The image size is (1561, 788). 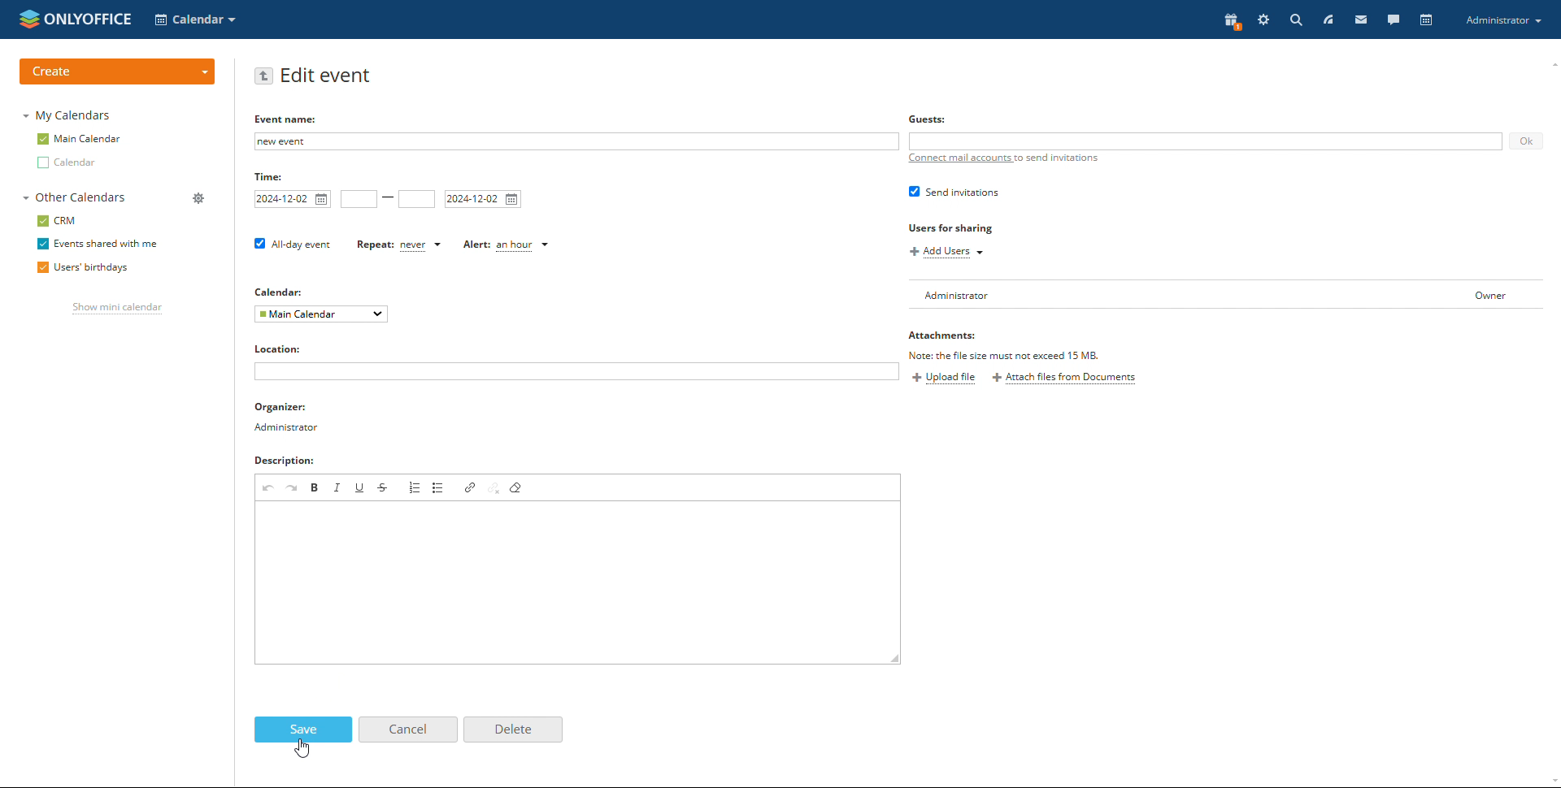 I want to click on chat, so click(x=1394, y=19).